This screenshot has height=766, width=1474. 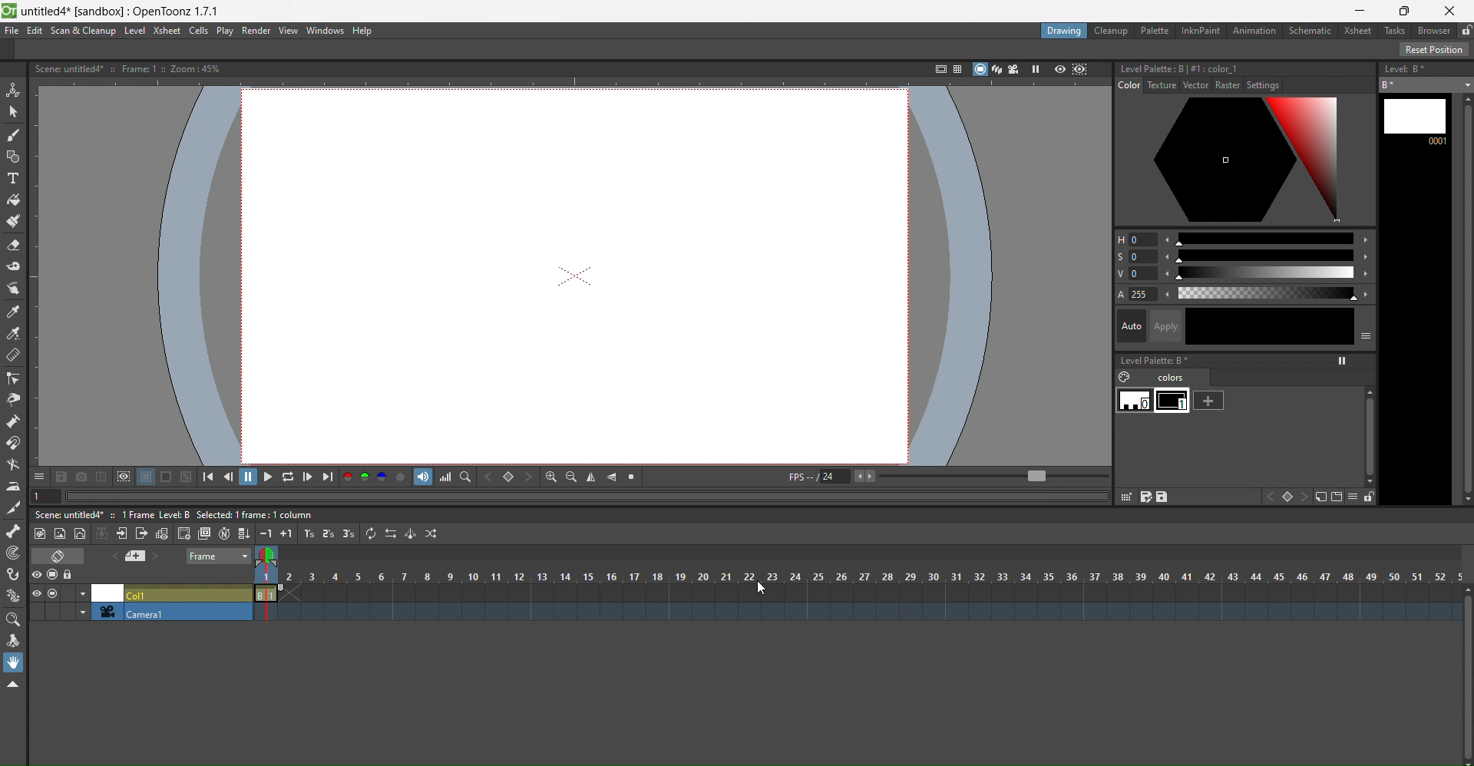 What do you see at coordinates (1287, 497) in the screenshot?
I see `set key` at bounding box center [1287, 497].